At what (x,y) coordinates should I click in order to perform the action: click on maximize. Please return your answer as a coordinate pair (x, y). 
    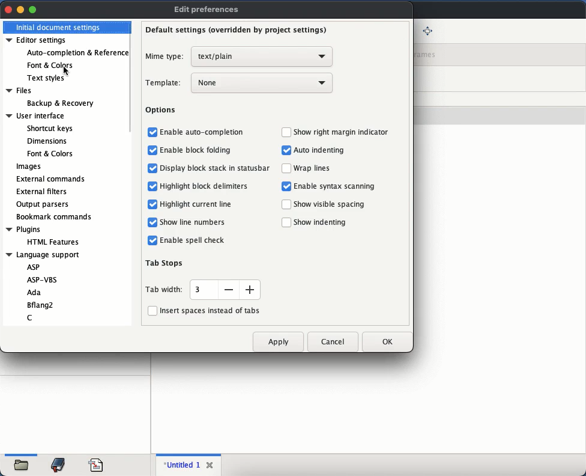
    Looking at the image, I should click on (34, 9).